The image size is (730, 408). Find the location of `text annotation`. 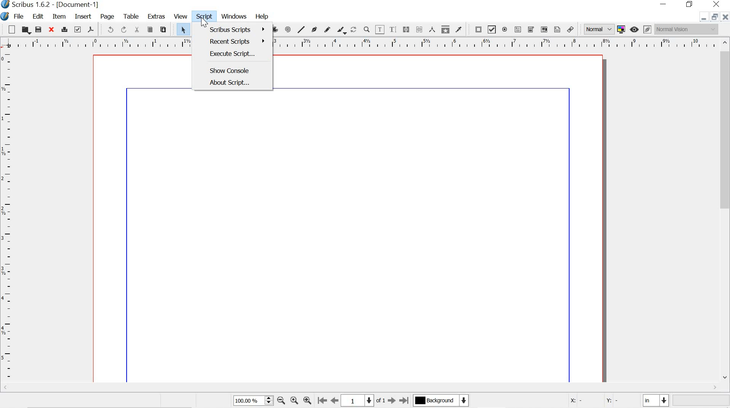

text annotation is located at coordinates (557, 30).